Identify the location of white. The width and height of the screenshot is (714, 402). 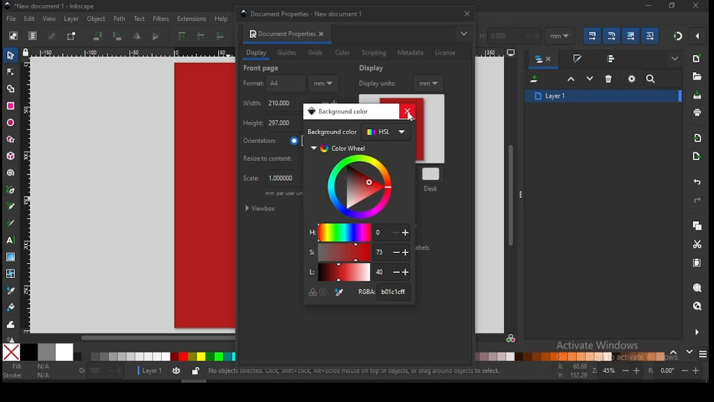
(64, 352).